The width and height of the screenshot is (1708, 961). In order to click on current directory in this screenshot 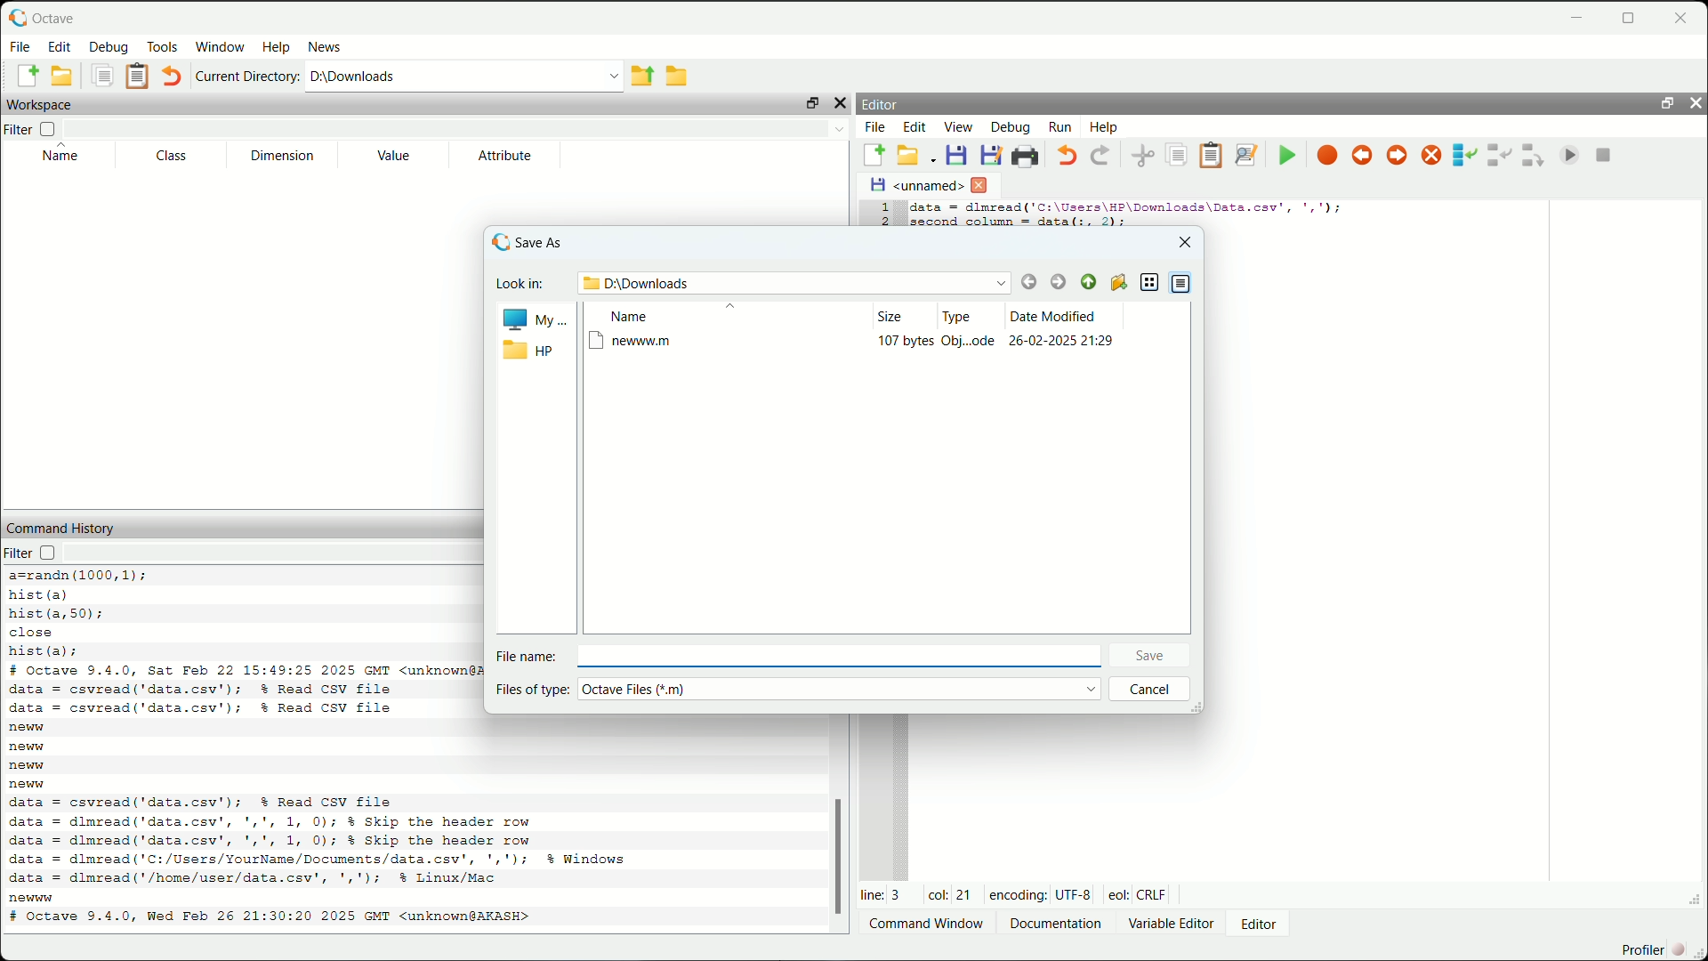, I will do `click(247, 77)`.